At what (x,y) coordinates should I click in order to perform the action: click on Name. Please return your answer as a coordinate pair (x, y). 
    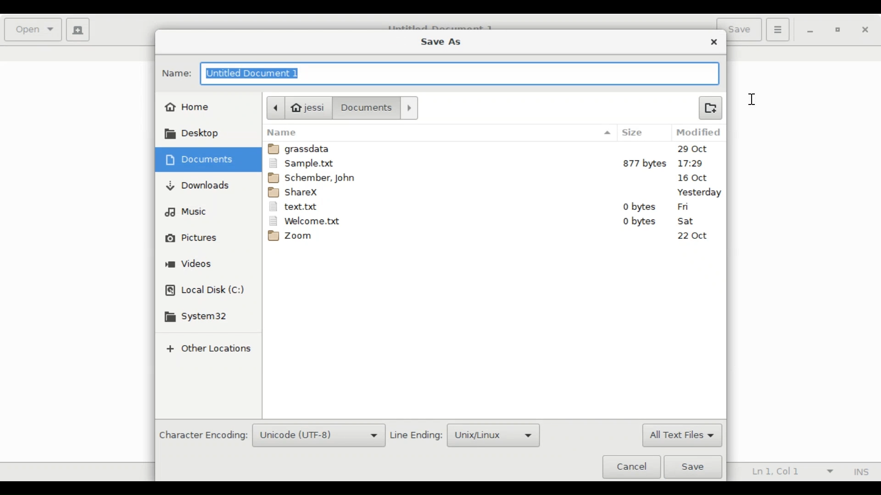
    Looking at the image, I should click on (177, 73).